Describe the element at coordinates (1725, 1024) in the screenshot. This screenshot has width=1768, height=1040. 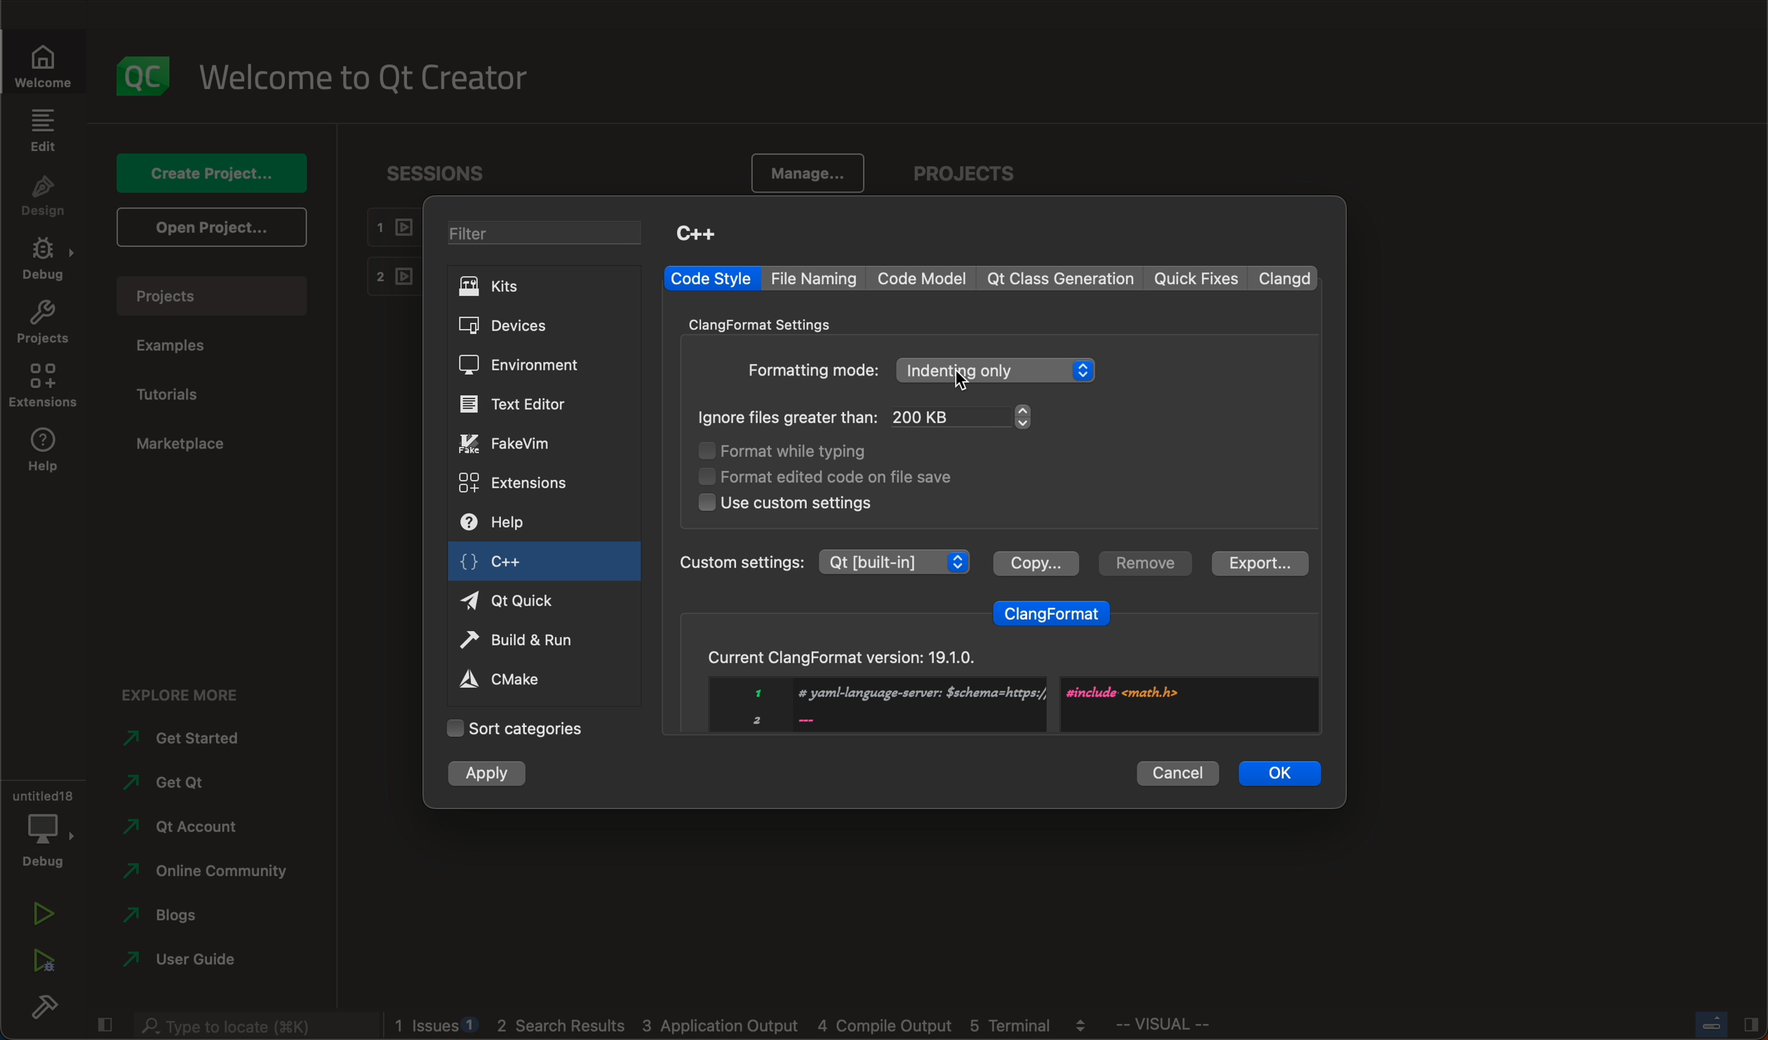
I see `close slide bar` at that location.